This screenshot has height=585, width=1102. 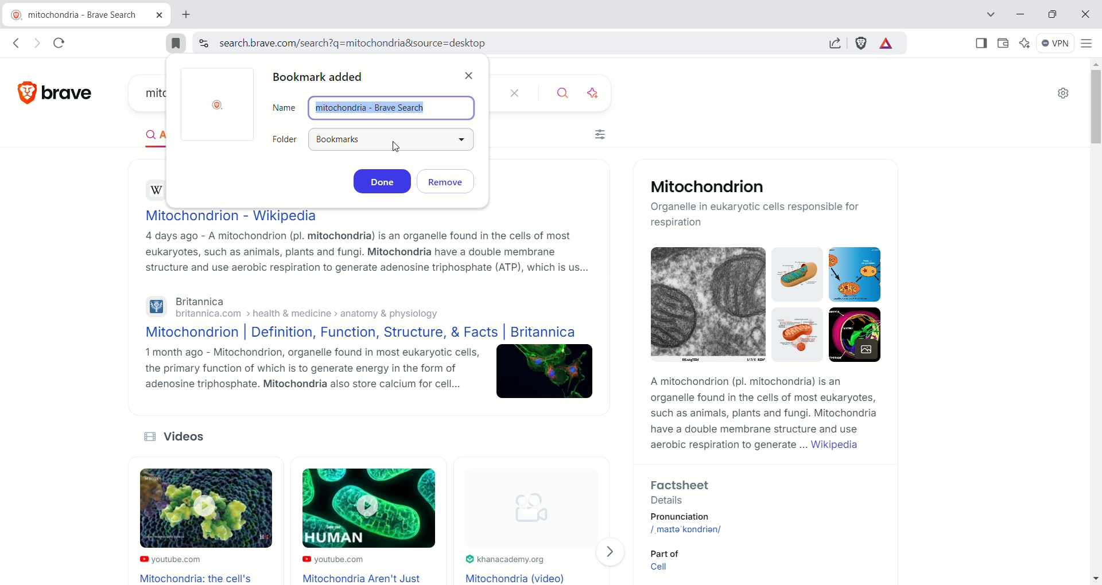 I want to click on close tab, so click(x=159, y=16).